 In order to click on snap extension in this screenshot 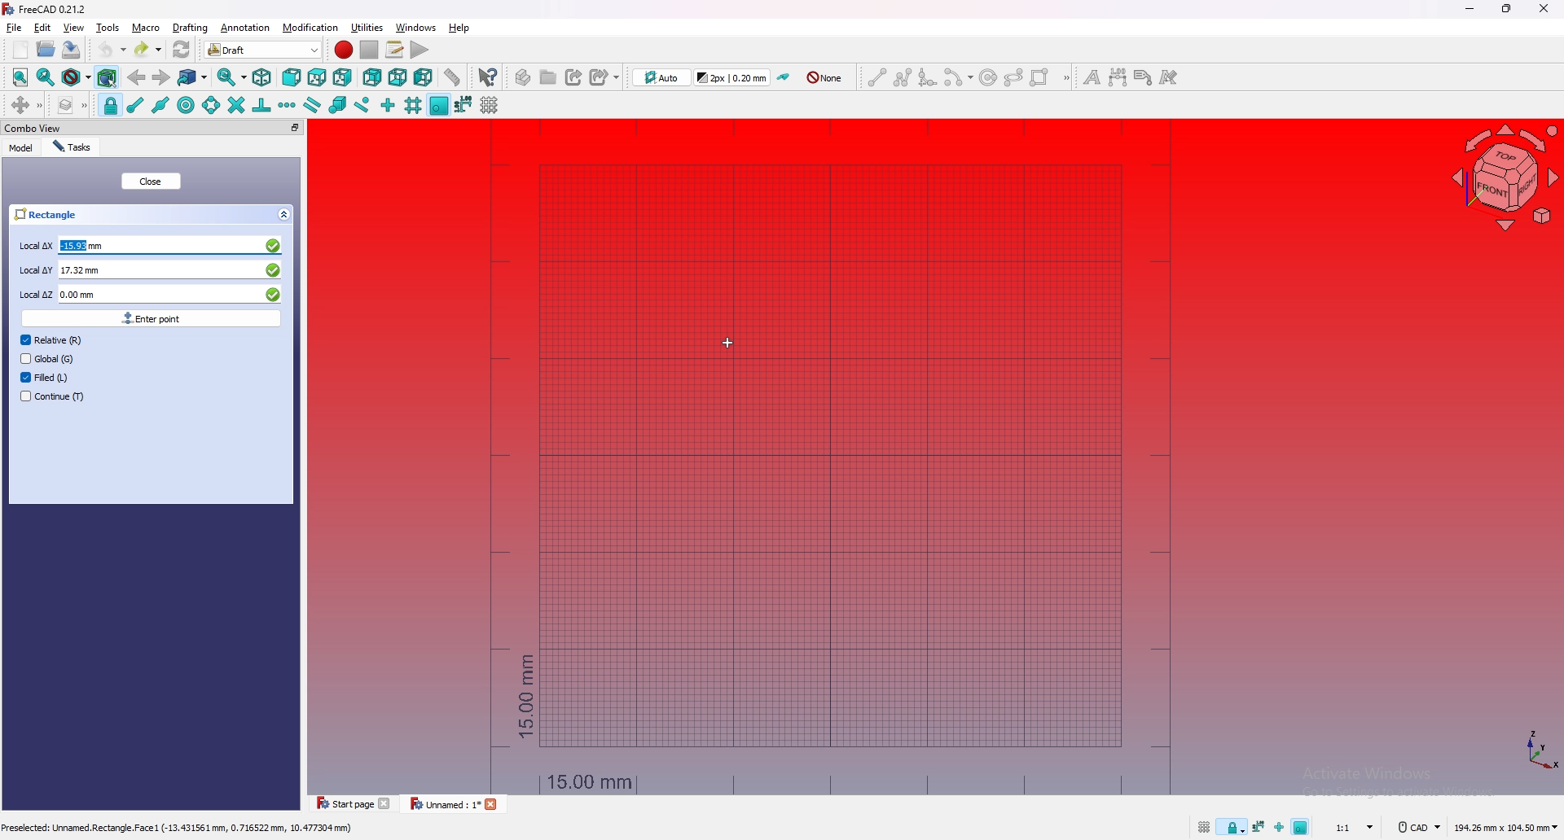, I will do `click(288, 104)`.